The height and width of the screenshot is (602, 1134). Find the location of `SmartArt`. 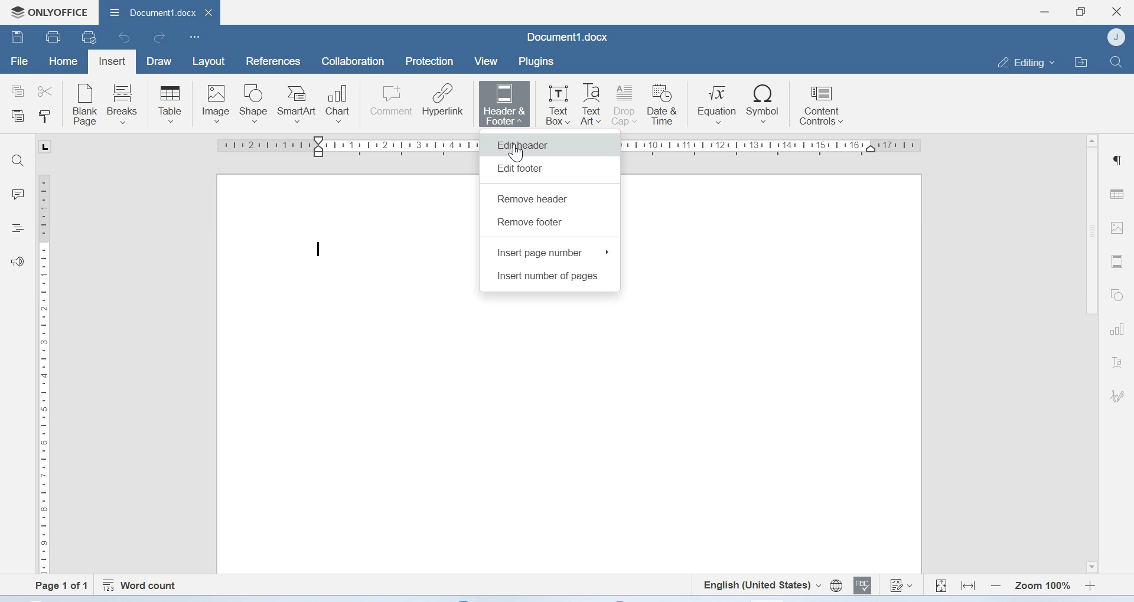

SmartArt is located at coordinates (299, 102).